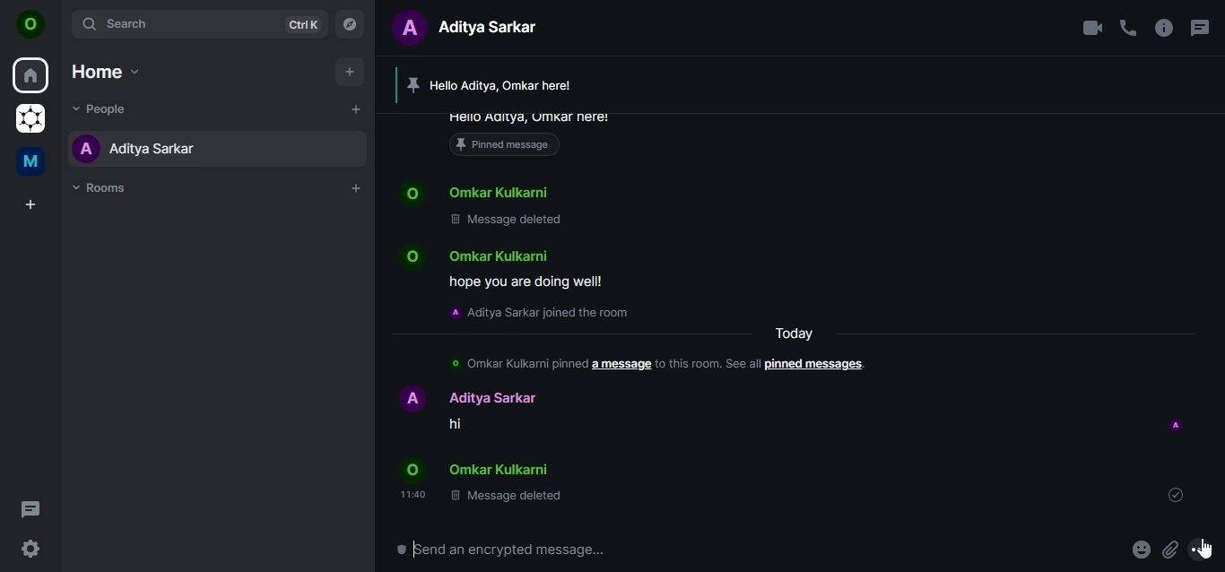 The height and width of the screenshot is (572, 1225). What do you see at coordinates (1205, 550) in the screenshot?
I see `more options` at bounding box center [1205, 550].